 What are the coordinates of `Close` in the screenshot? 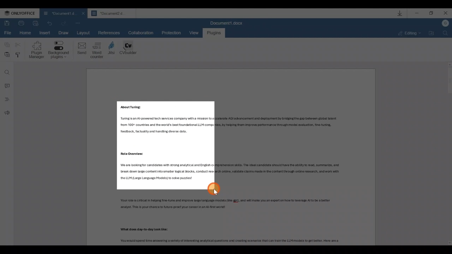 It's located at (446, 14).